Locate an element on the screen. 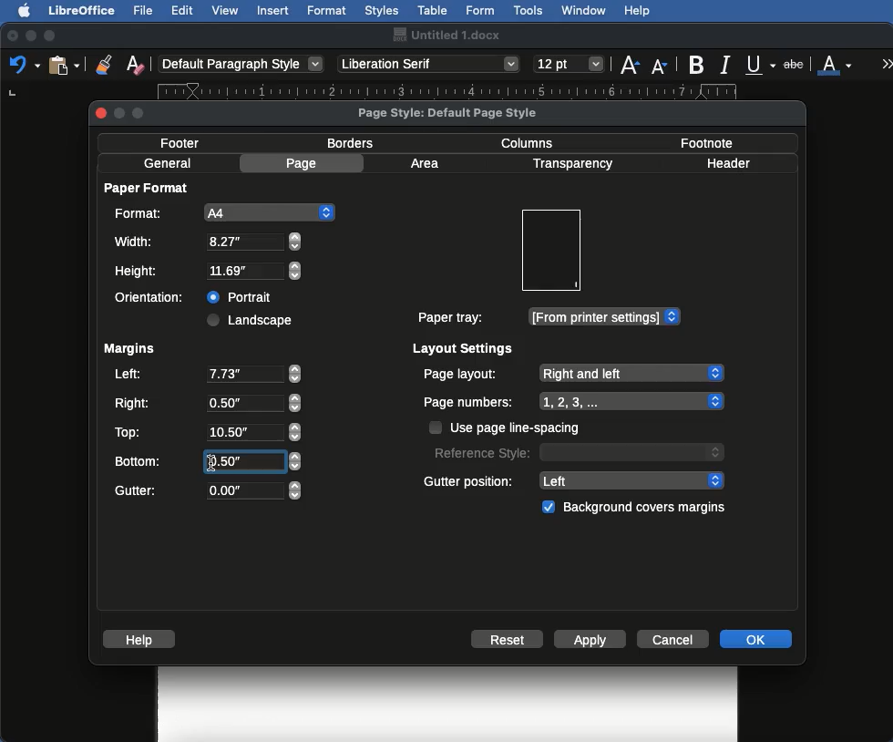  Width is located at coordinates (207, 242).